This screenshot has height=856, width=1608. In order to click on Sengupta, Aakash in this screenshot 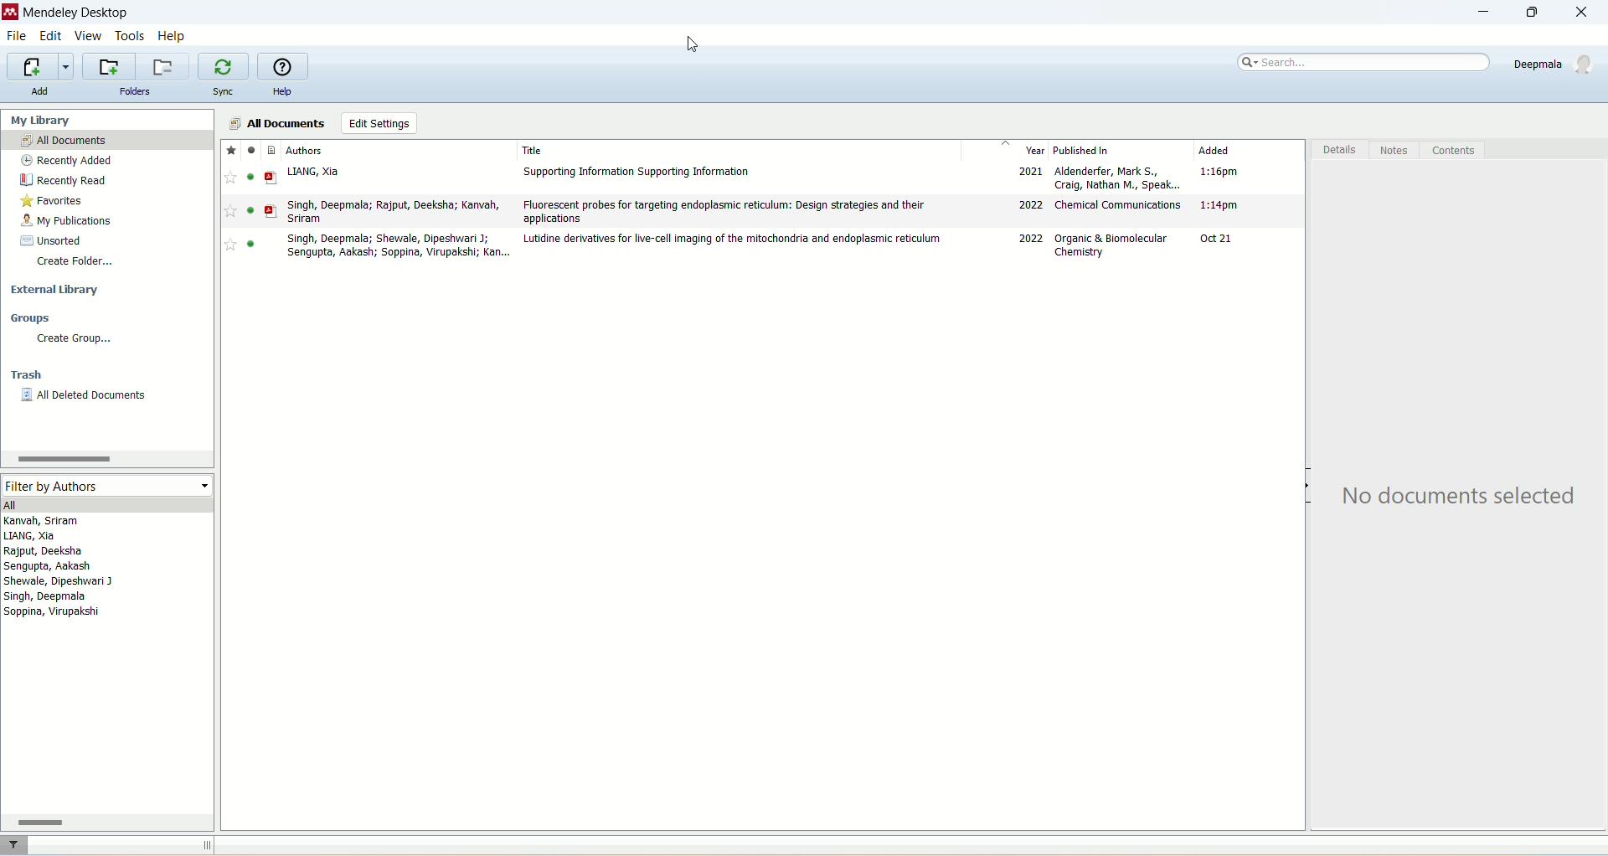, I will do `click(45, 566)`.